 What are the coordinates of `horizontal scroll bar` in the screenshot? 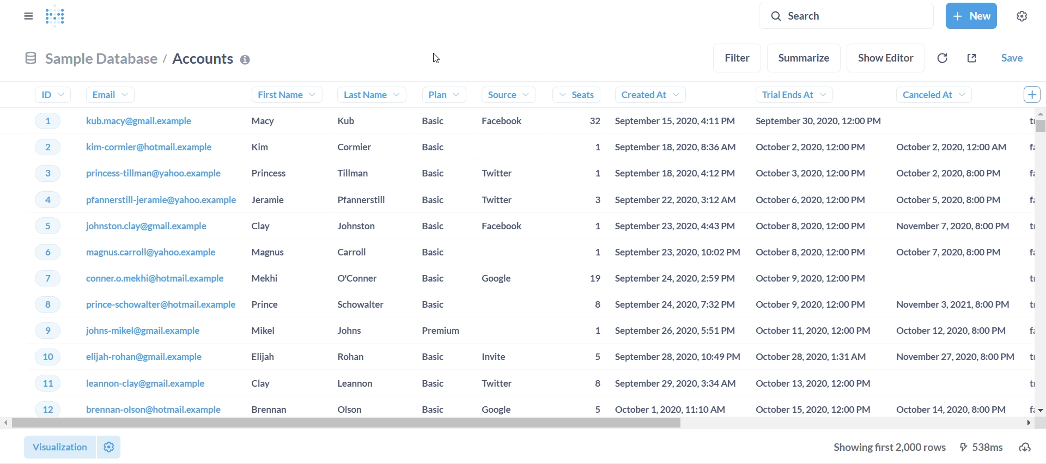 It's located at (525, 424).